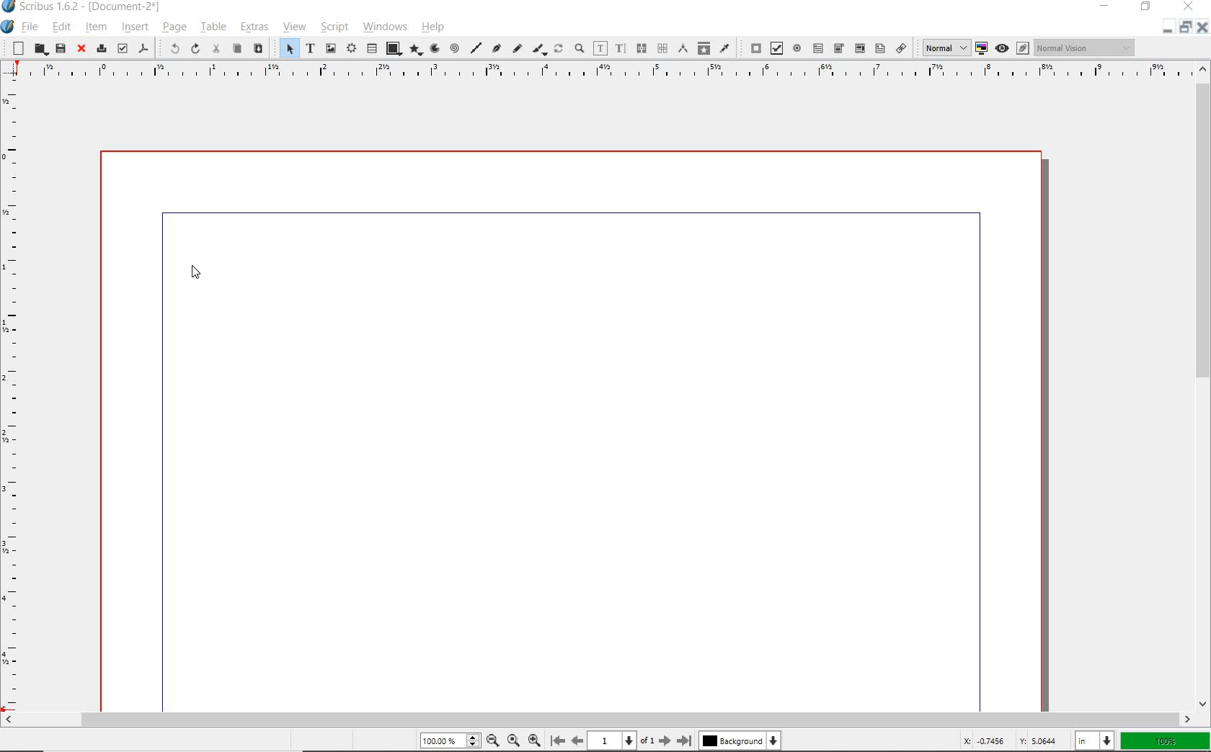 The image size is (1211, 752). Describe the element at coordinates (288, 48) in the screenshot. I see `select item` at that location.